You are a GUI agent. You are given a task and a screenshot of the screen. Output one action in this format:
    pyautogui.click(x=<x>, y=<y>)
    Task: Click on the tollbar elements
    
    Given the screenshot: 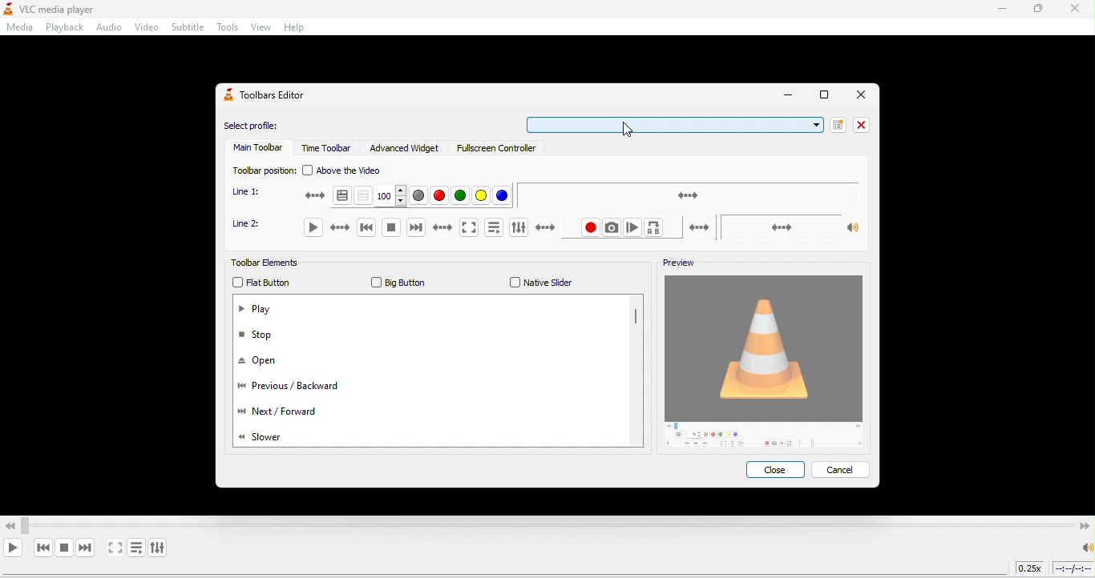 What is the action you would take?
    pyautogui.click(x=274, y=264)
    